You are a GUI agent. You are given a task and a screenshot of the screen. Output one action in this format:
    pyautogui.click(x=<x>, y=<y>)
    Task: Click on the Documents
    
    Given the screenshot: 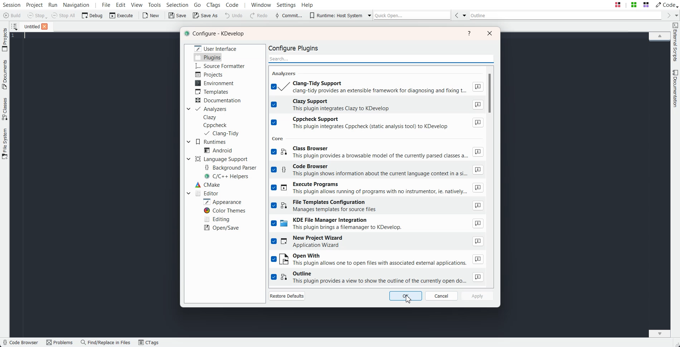 What is the action you would take?
    pyautogui.click(x=5, y=74)
    